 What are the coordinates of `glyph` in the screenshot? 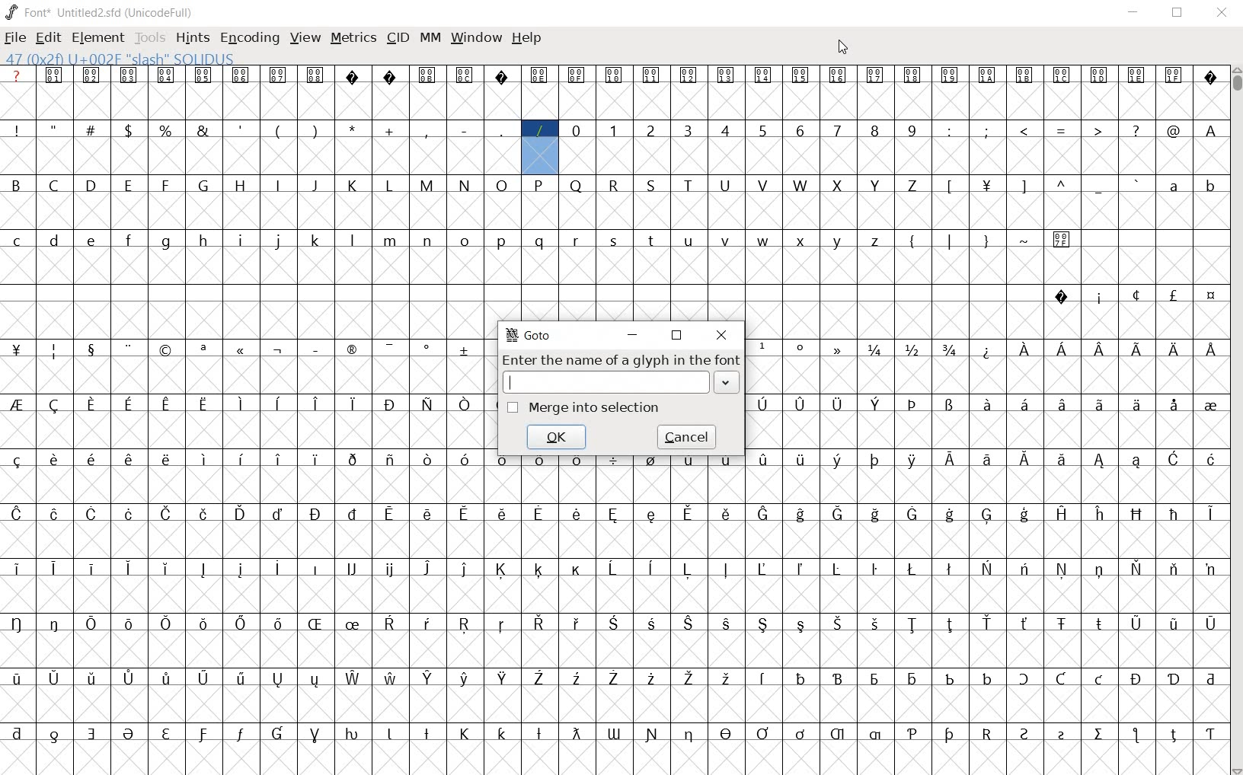 It's located at (1024, 734).